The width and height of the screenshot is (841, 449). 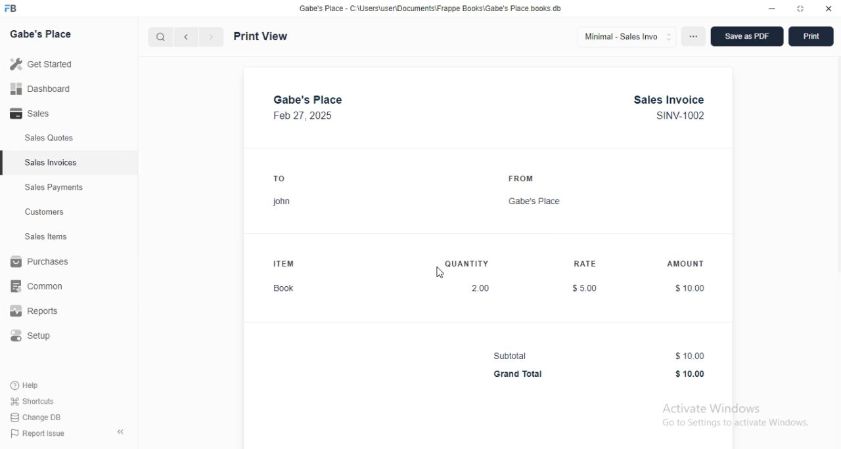 What do you see at coordinates (212, 37) in the screenshot?
I see `next` at bounding box center [212, 37].